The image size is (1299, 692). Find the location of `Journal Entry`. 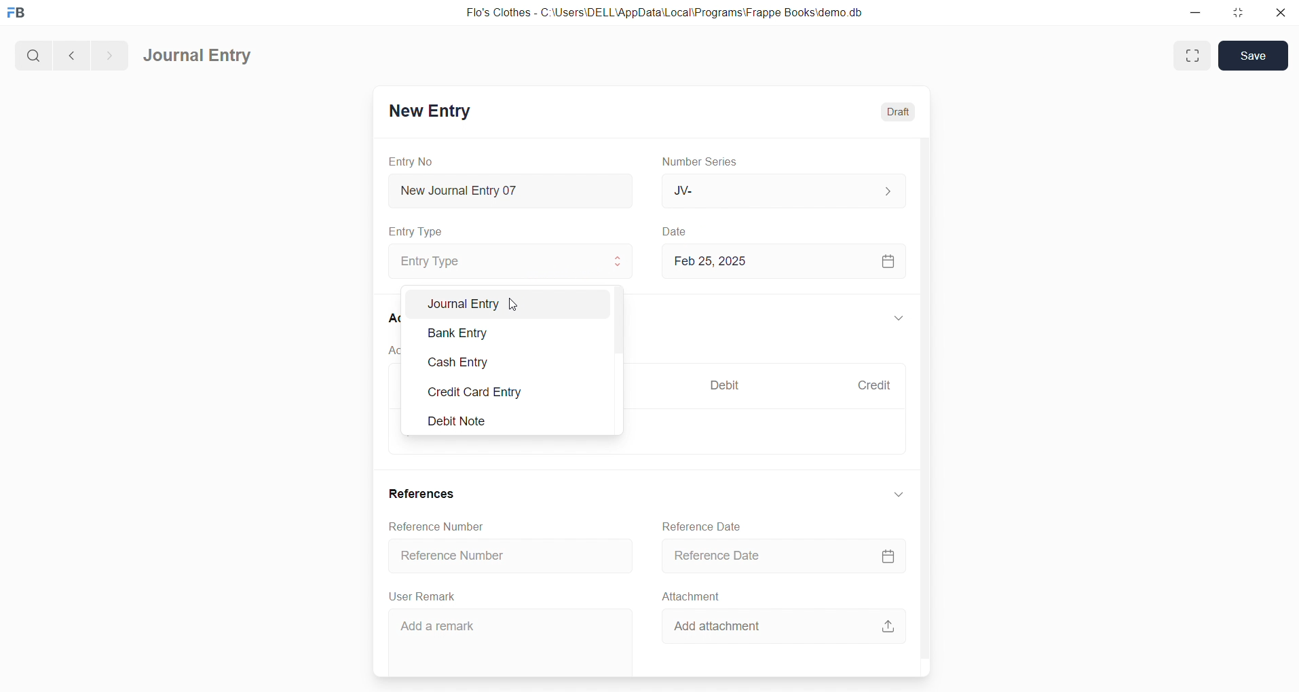

Journal Entry is located at coordinates (514, 303).